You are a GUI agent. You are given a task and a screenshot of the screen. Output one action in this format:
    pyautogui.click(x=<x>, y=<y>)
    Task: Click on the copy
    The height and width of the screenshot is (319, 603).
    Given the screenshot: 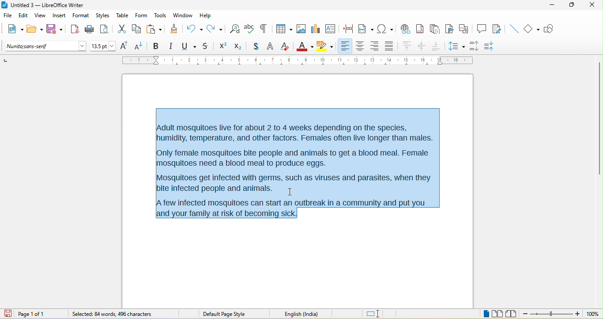 What is the action you would take?
    pyautogui.click(x=137, y=30)
    